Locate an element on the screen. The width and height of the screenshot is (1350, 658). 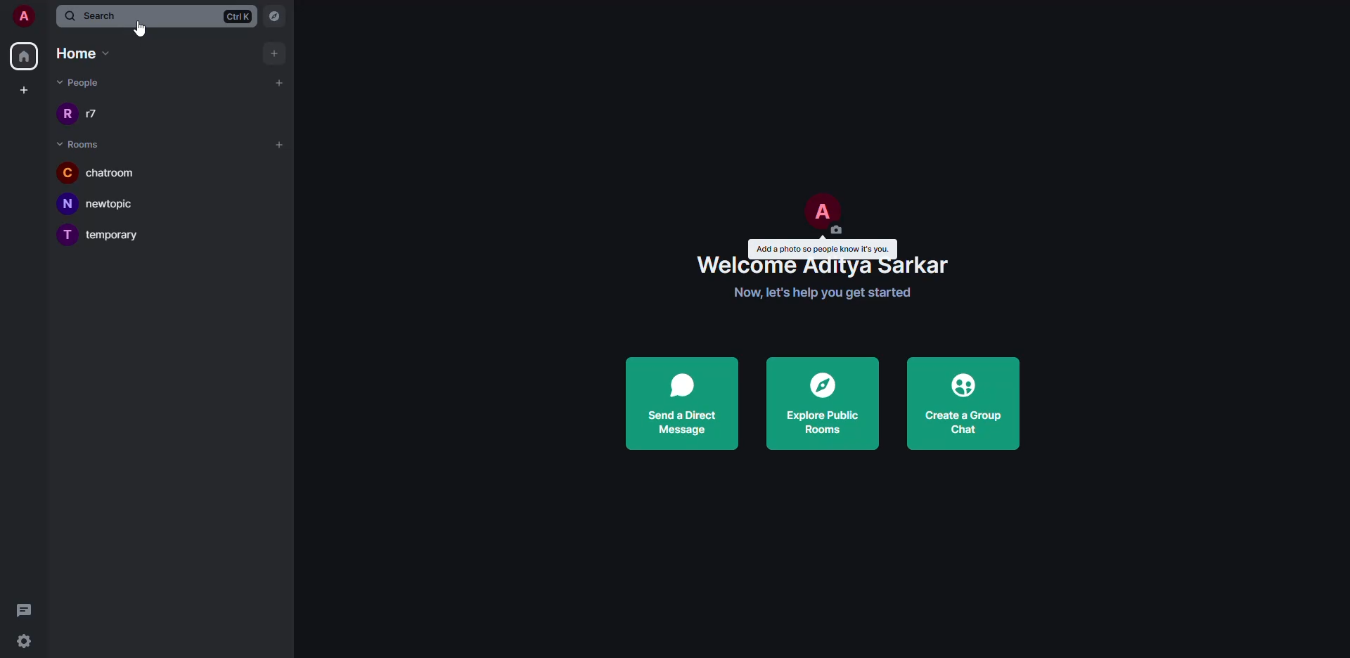
welcome is located at coordinates (828, 266).